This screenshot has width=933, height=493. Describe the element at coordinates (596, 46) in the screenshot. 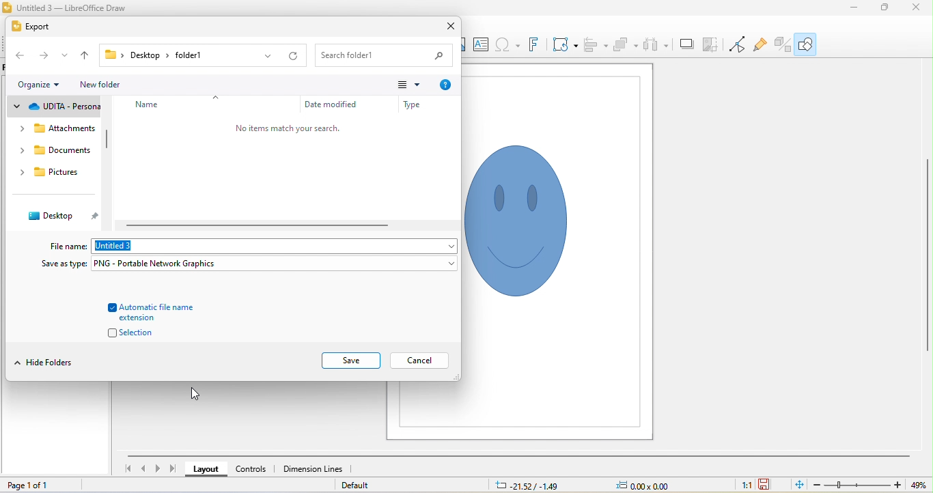

I see `align objects` at that location.